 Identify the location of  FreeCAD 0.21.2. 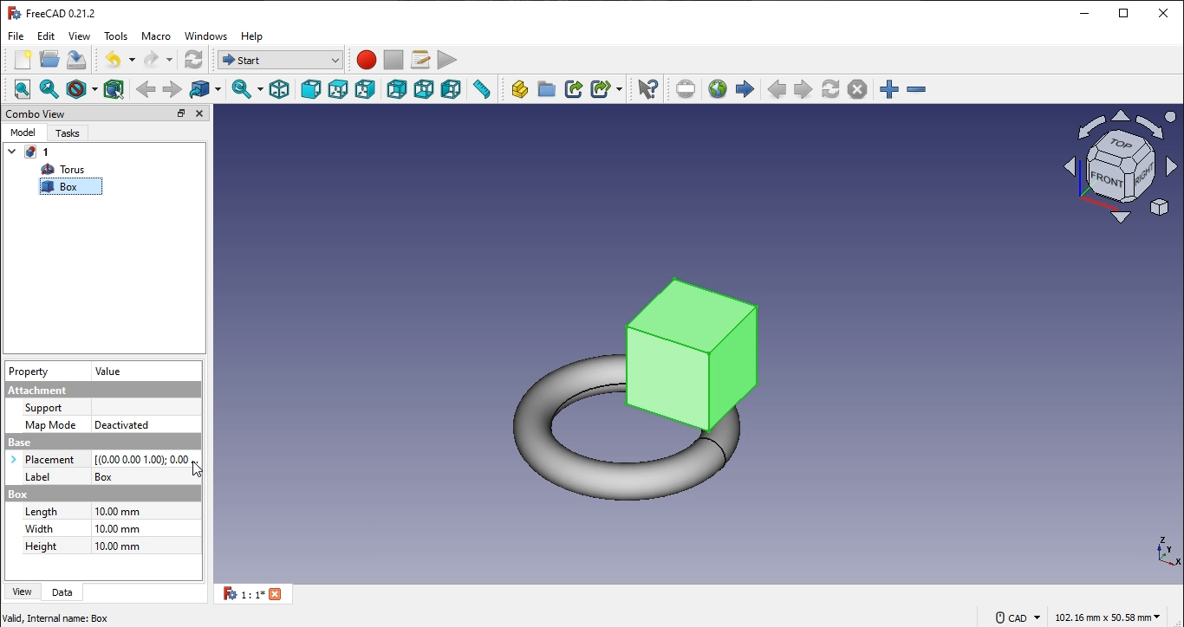
(53, 11).